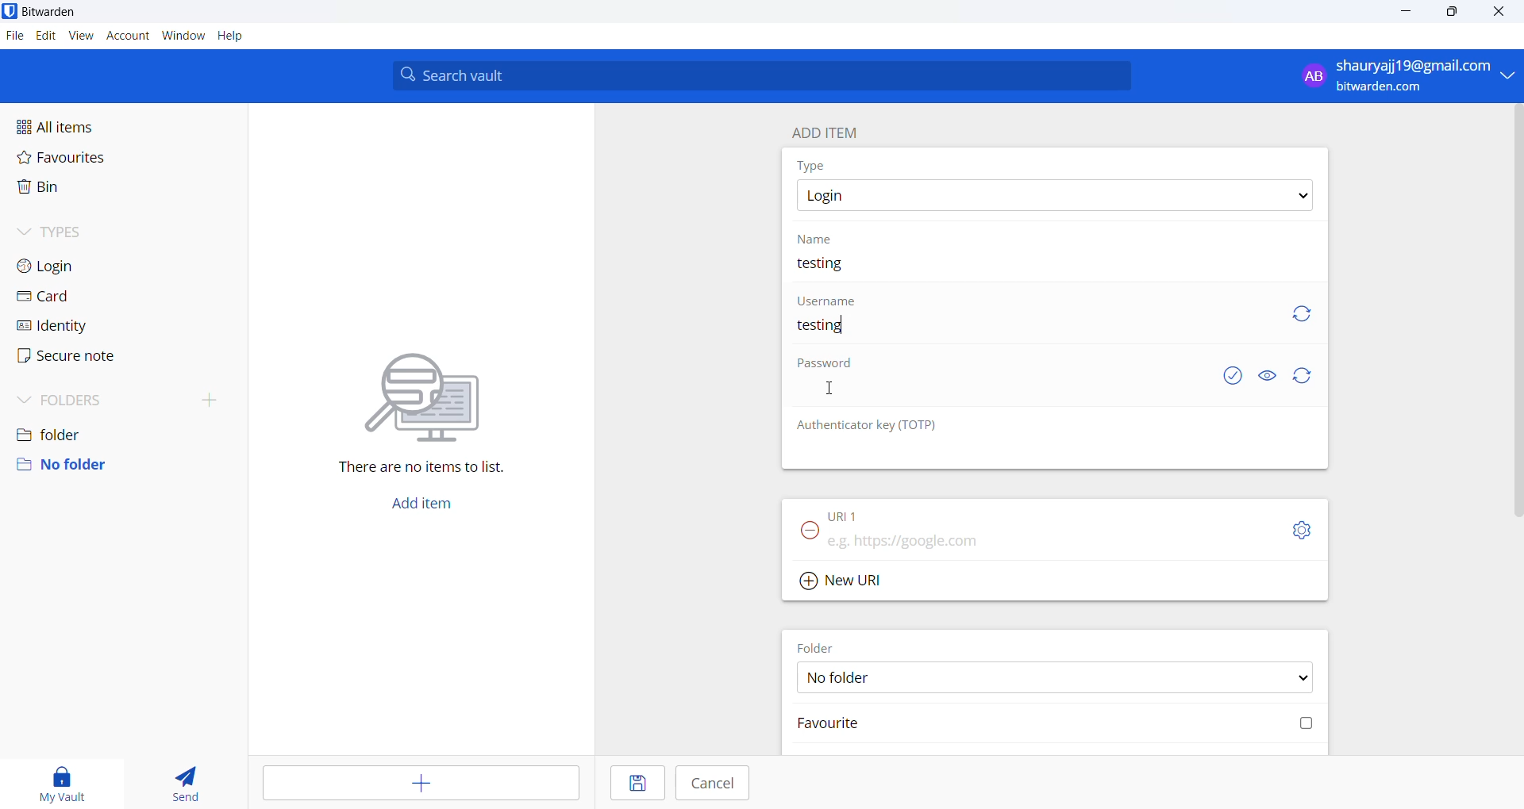 This screenshot has height=809, width=1524. Describe the element at coordinates (77, 326) in the screenshot. I see `identity` at that location.